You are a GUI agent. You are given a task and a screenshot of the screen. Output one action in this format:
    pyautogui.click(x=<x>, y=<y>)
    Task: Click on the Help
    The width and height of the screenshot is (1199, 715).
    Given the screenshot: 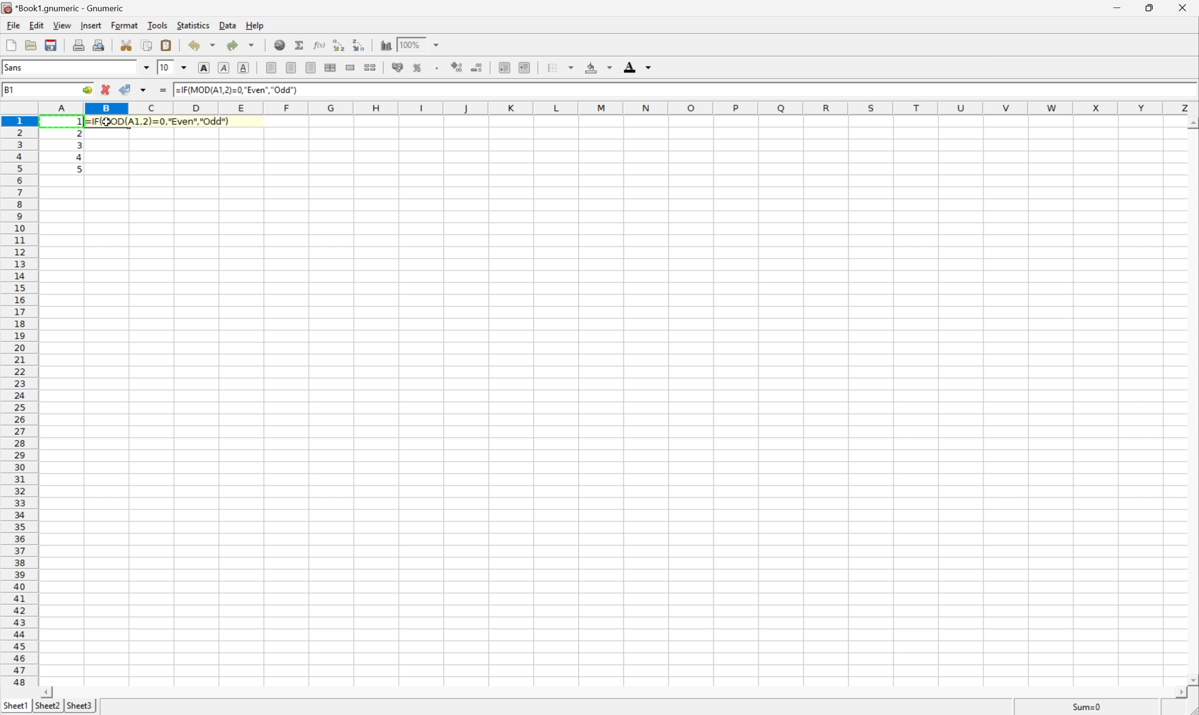 What is the action you would take?
    pyautogui.click(x=256, y=25)
    